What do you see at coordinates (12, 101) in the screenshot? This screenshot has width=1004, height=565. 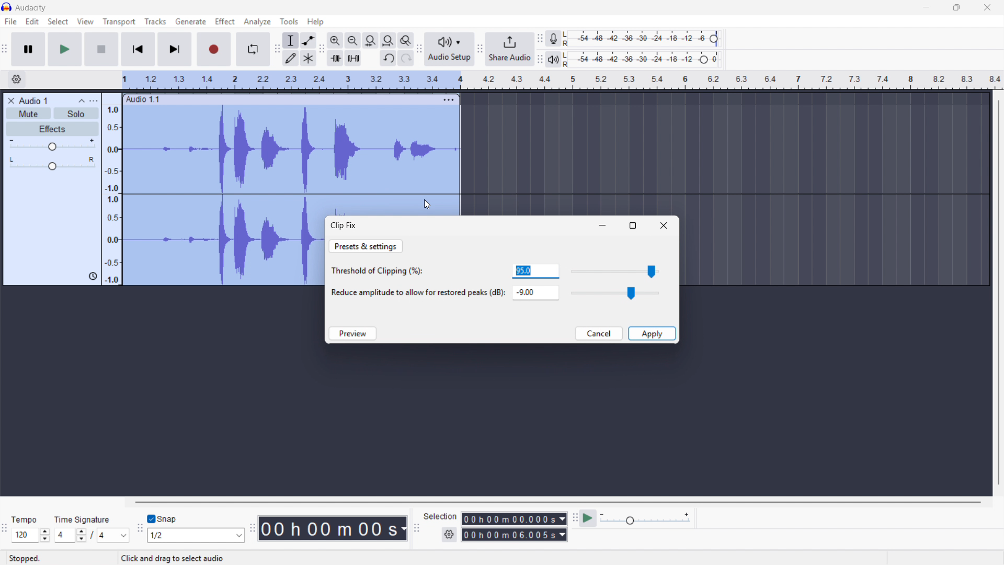 I see `Remove track ` at bounding box center [12, 101].